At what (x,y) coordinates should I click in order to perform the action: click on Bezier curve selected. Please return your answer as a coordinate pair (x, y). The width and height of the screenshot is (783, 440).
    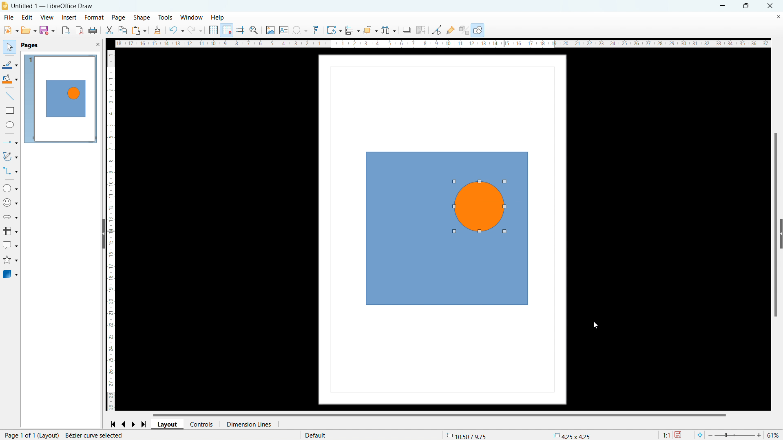
    Looking at the image, I should click on (105, 435).